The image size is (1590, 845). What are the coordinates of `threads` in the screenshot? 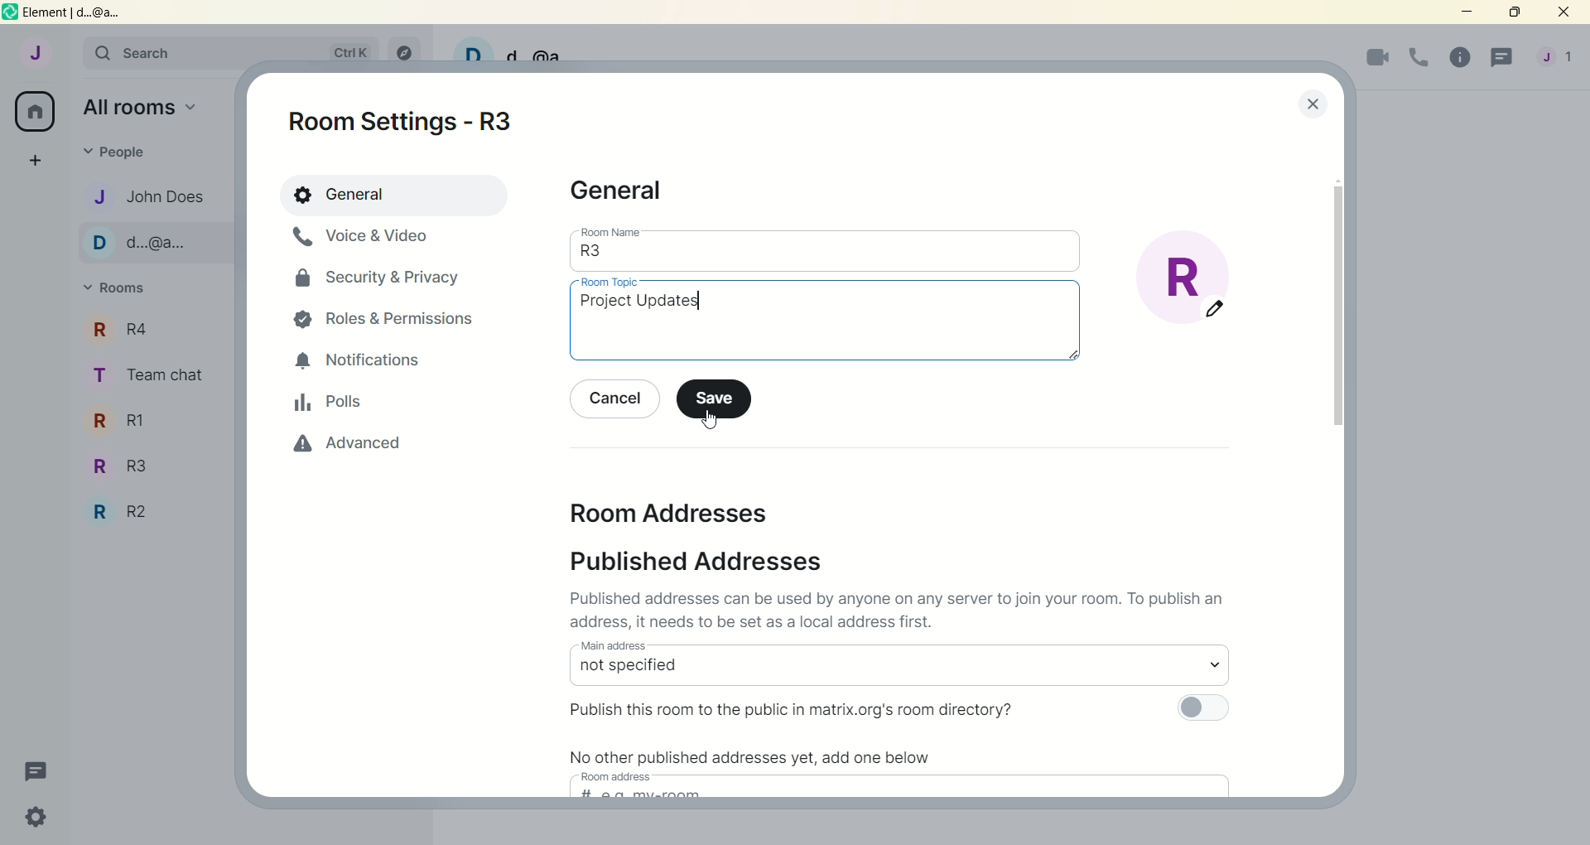 It's located at (41, 772).